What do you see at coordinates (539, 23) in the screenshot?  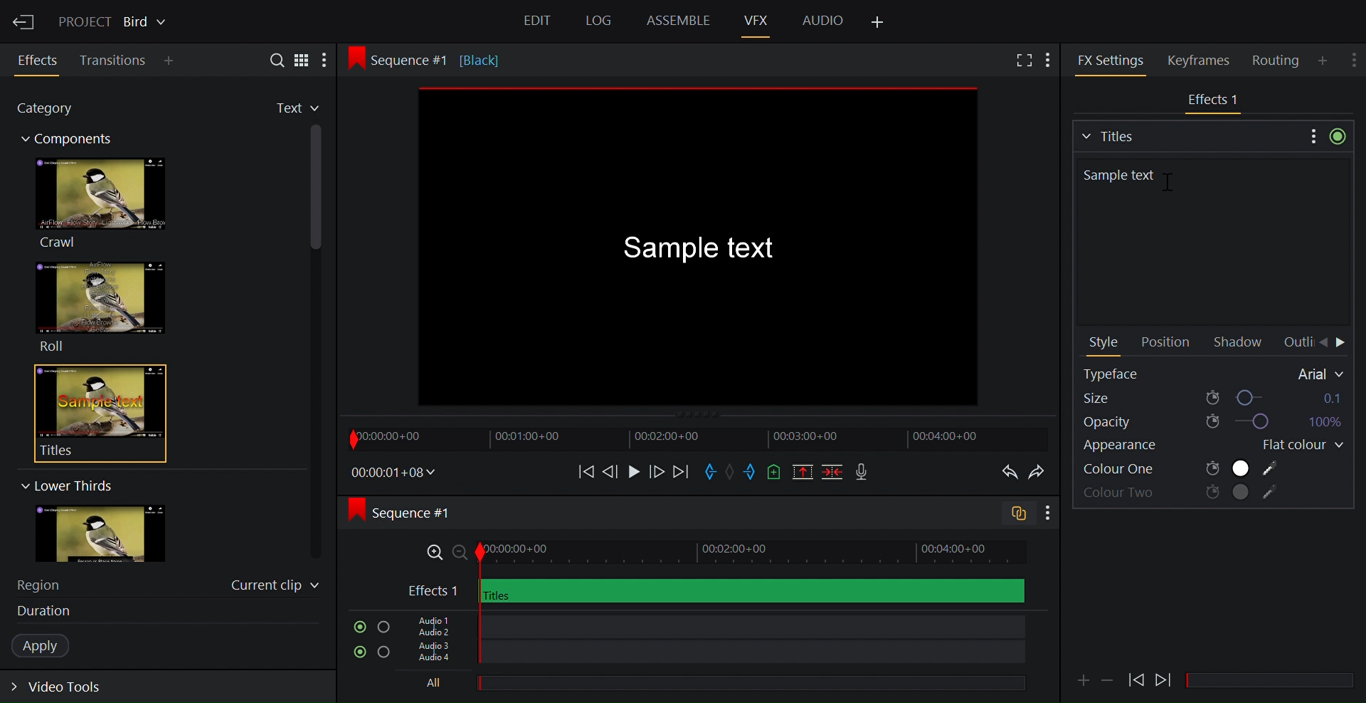 I see `Edit` at bounding box center [539, 23].